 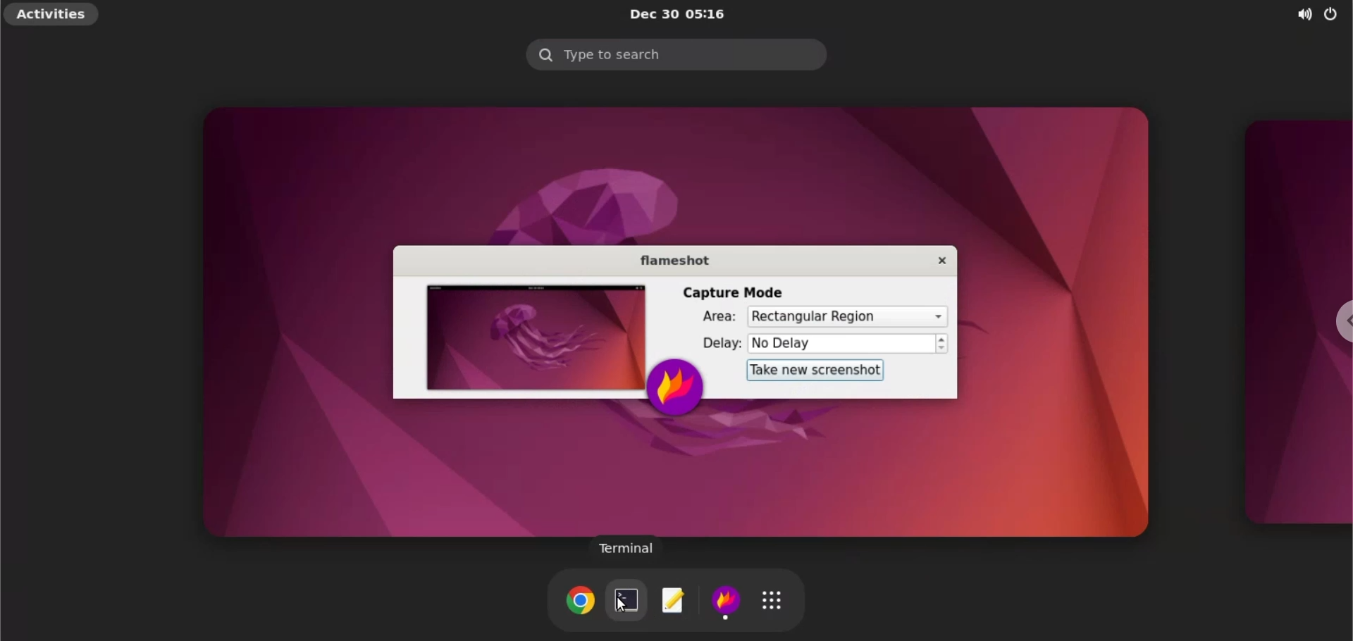 What do you see at coordinates (54, 15) in the screenshot?
I see `Activities` at bounding box center [54, 15].